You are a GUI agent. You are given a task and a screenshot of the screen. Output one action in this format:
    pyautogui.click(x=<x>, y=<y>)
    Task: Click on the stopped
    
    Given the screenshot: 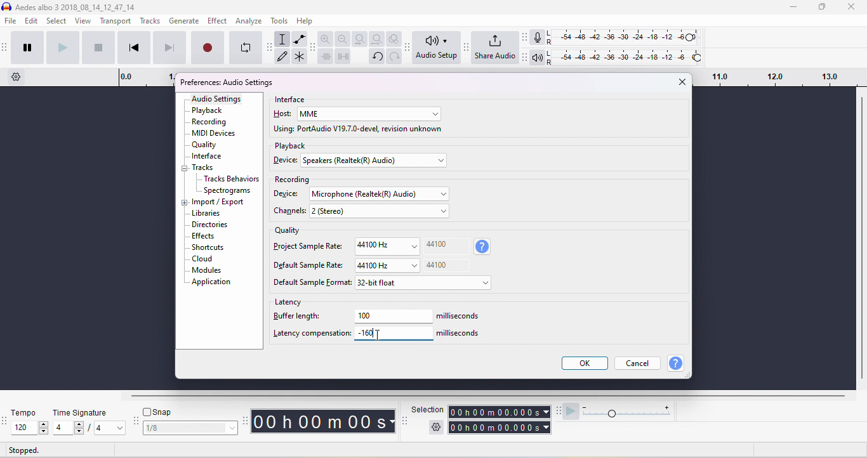 What is the action you would take?
    pyautogui.click(x=25, y=451)
    